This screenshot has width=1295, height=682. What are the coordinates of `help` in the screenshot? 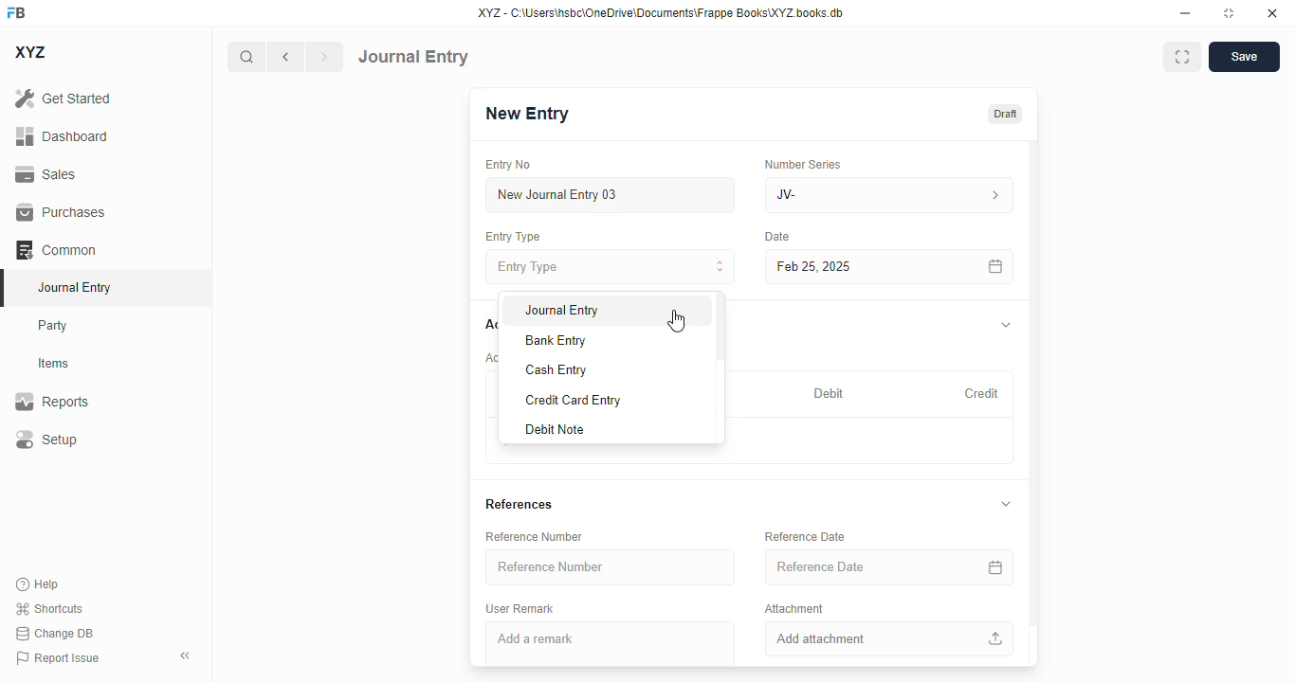 It's located at (38, 584).